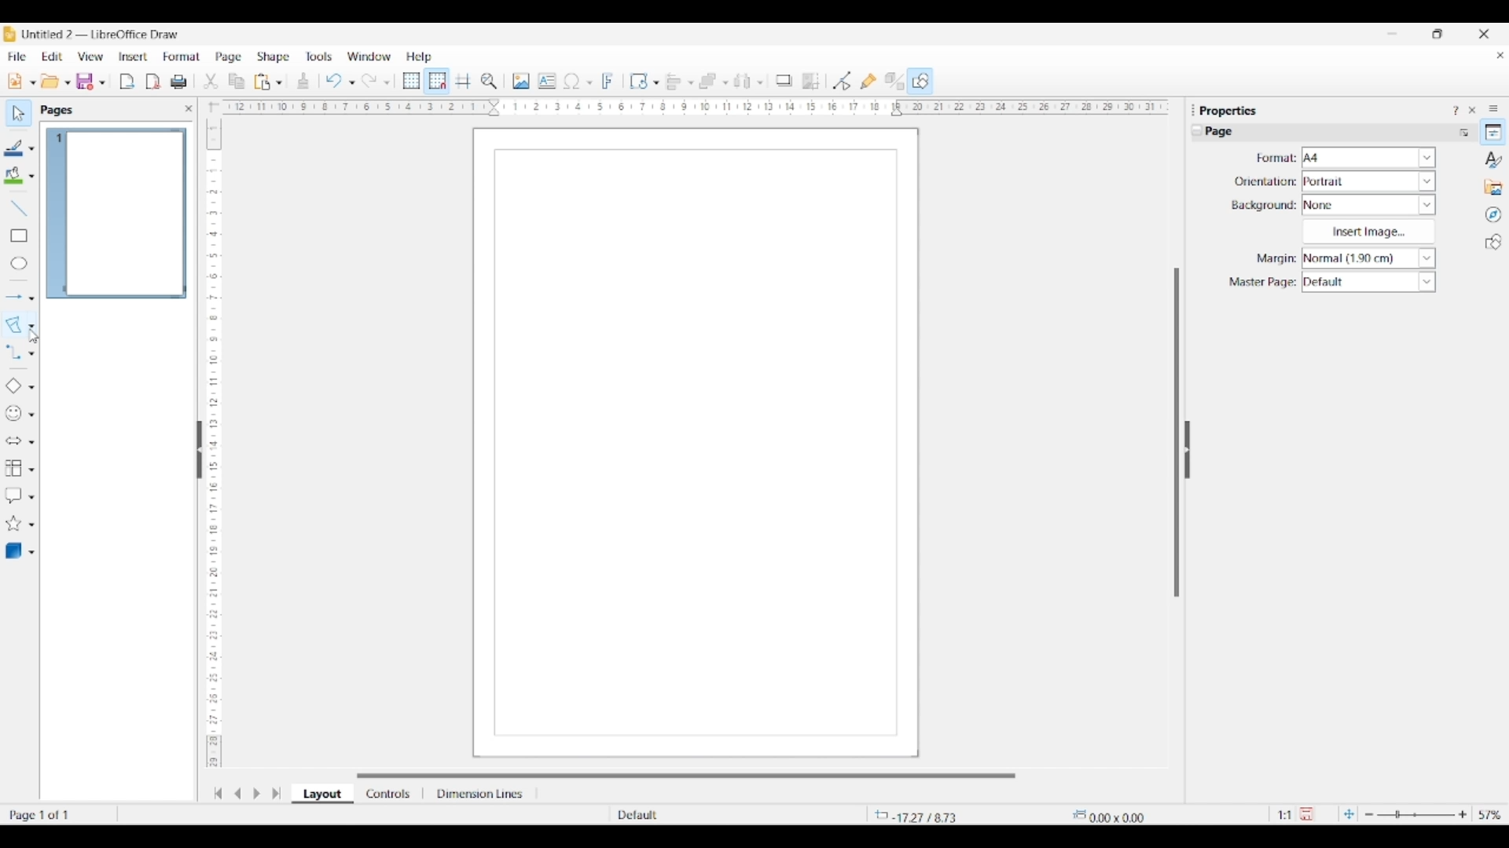 This screenshot has height=848, width=1509. What do you see at coordinates (920, 80) in the screenshot?
I see `Show draw functions` at bounding box center [920, 80].